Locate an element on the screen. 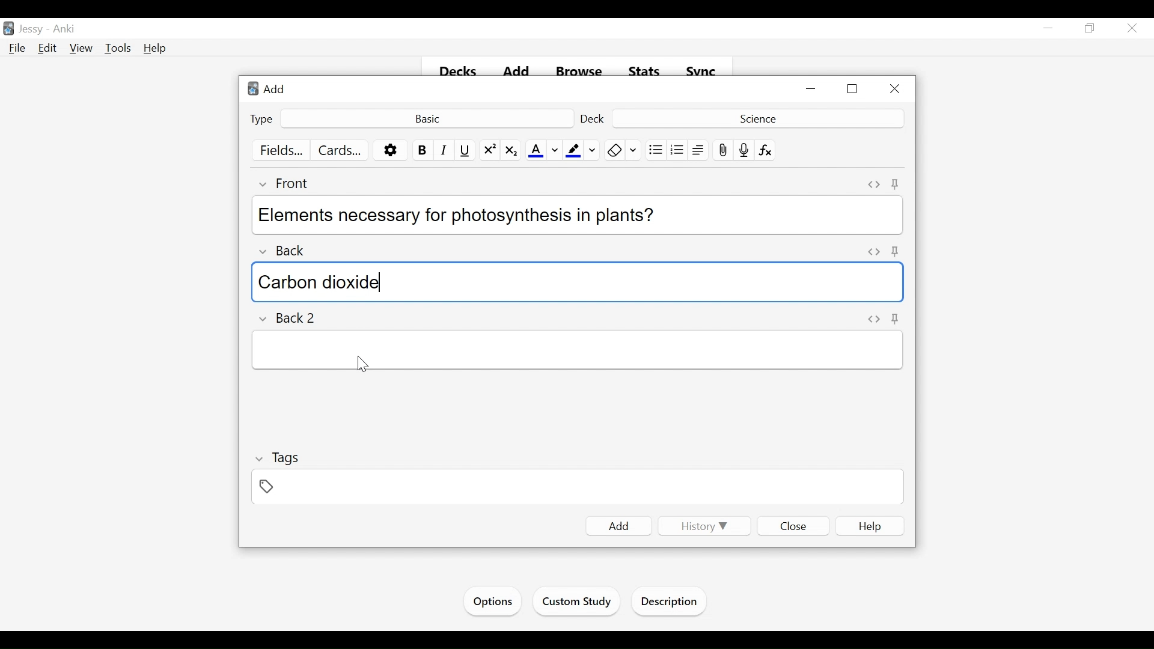 The image size is (1154, 649). Tags Field is located at coordinates (579, 488).